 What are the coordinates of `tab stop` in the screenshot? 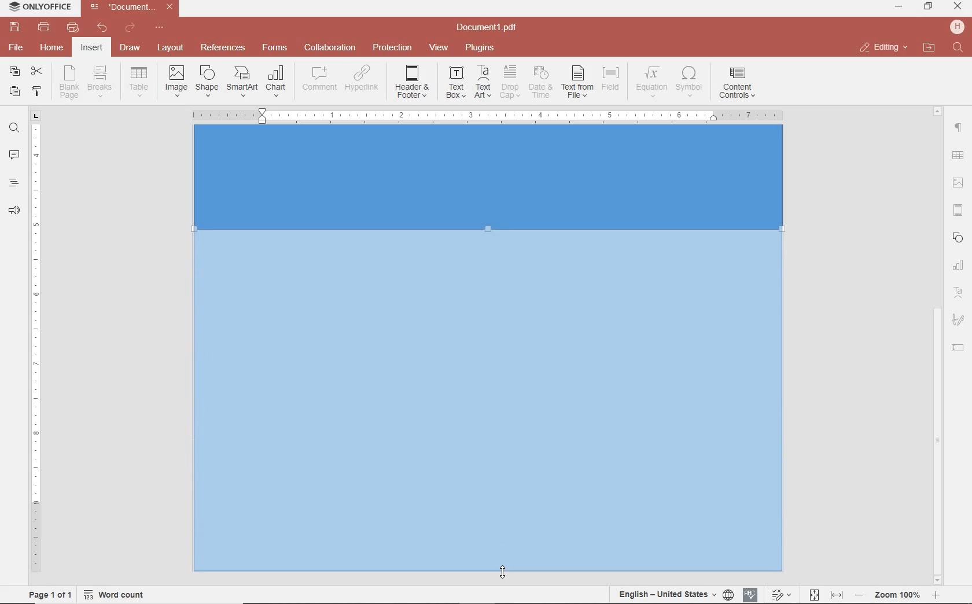 It's located at (36, 115).